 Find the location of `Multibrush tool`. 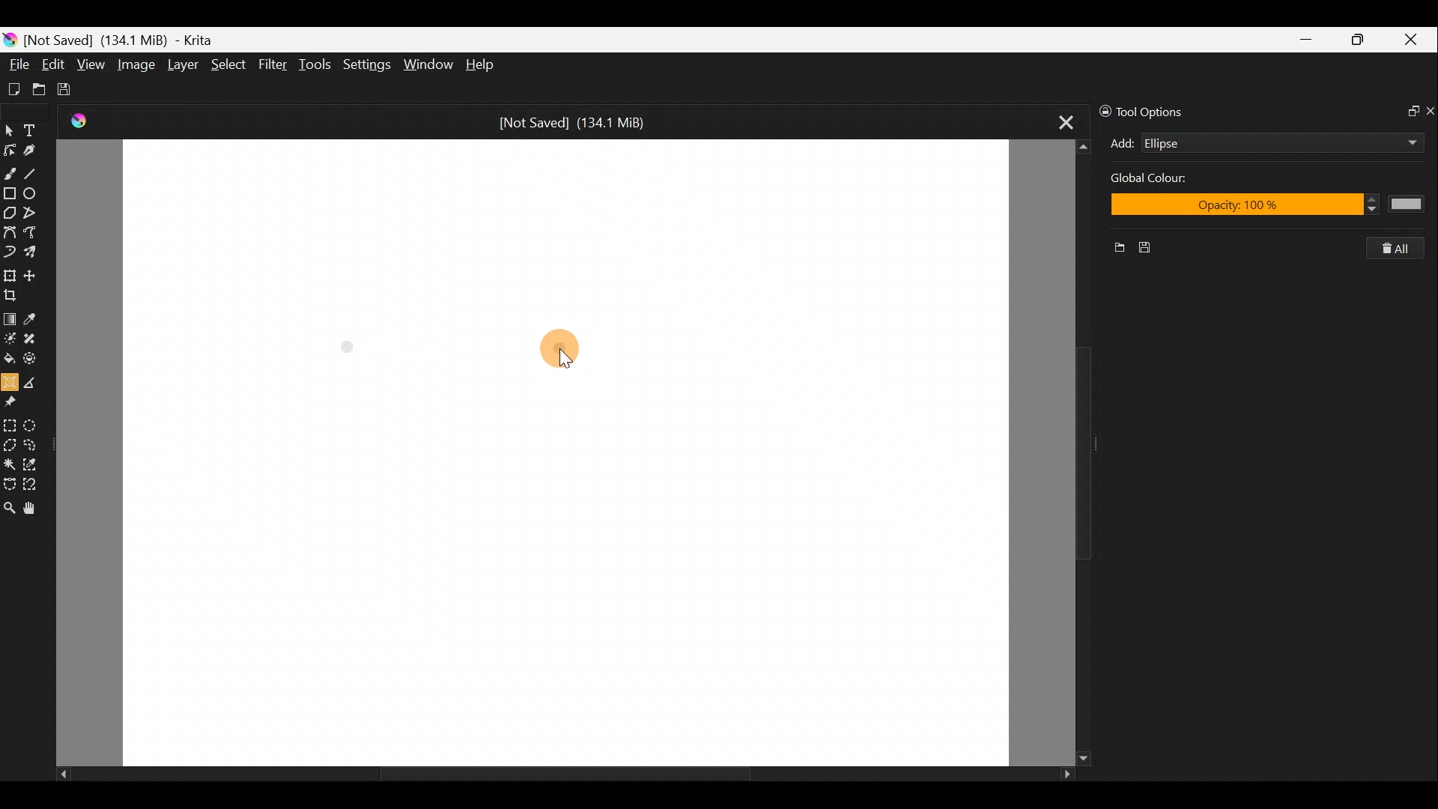

Multibrush tool is located at coordinates (33, 254).